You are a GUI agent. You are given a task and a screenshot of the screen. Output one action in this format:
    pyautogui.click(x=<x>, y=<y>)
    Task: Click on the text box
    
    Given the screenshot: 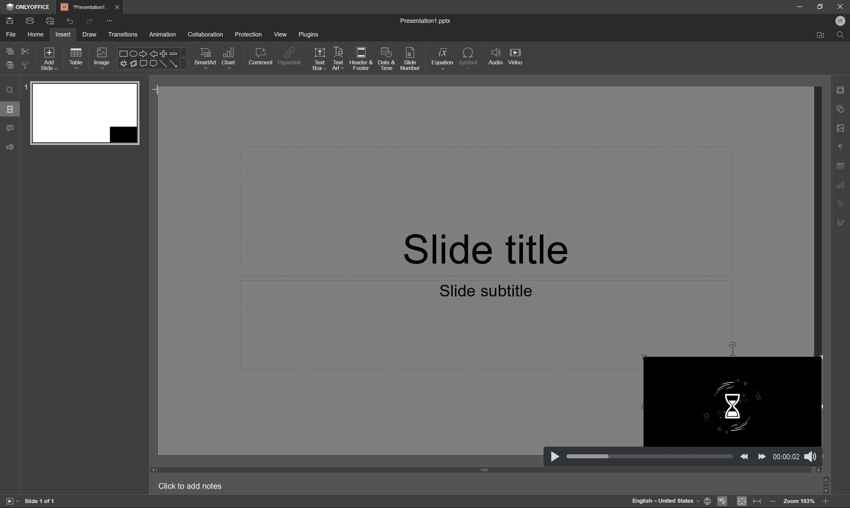 What is the action you would take?
    pyautogui.click(x=320, y=59)
    